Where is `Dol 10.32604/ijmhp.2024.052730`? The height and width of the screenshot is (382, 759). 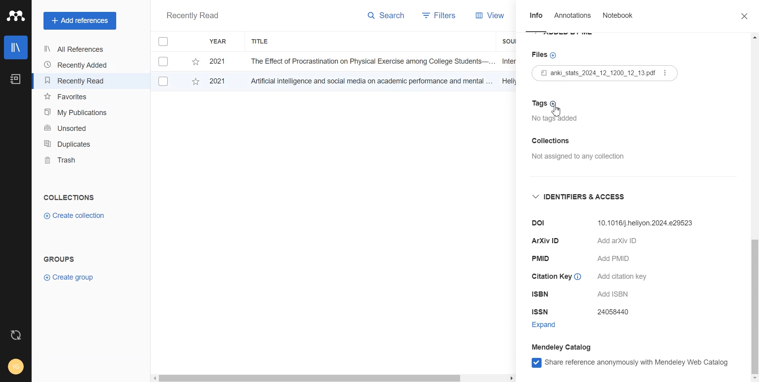 Dol 10.32604/ijmhp.2024.052730 is located at coordinates (612, 225).